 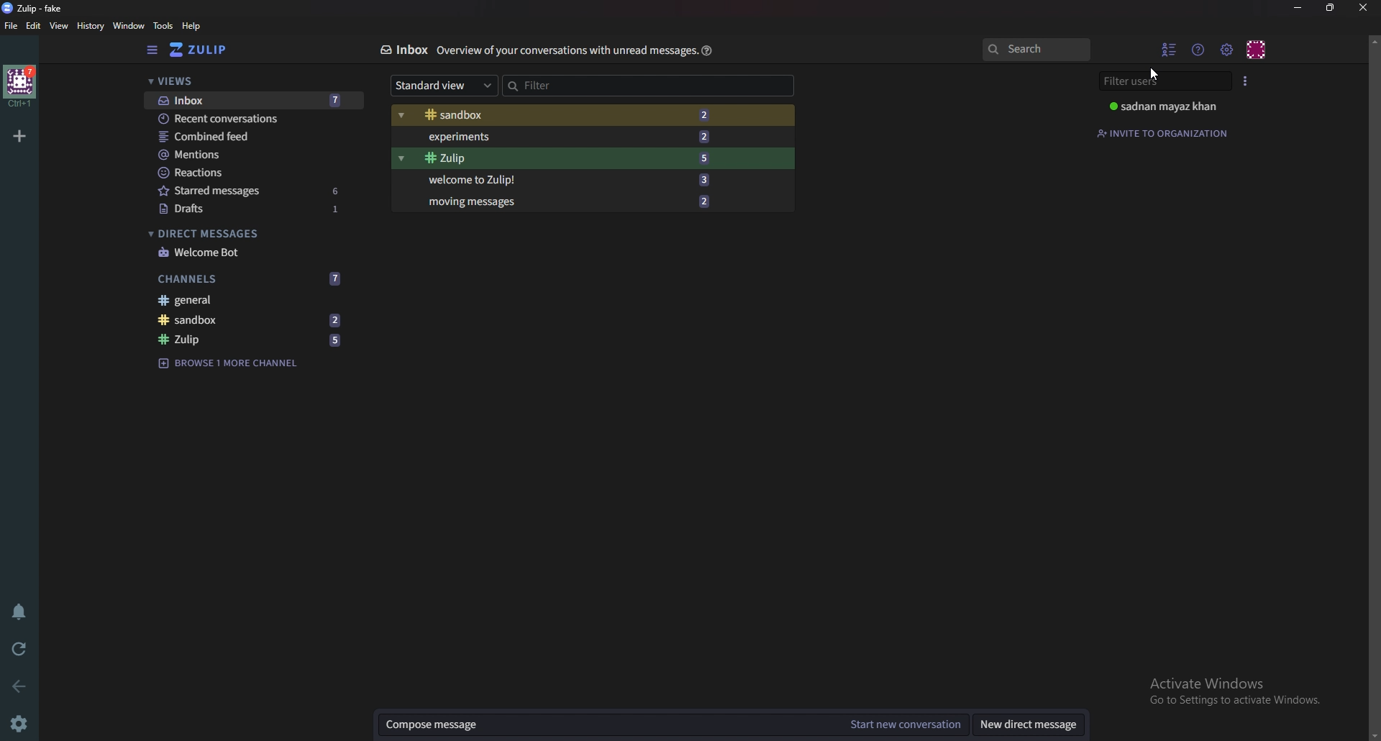 I want to click on personal menu, so click(x=1258, y=47).